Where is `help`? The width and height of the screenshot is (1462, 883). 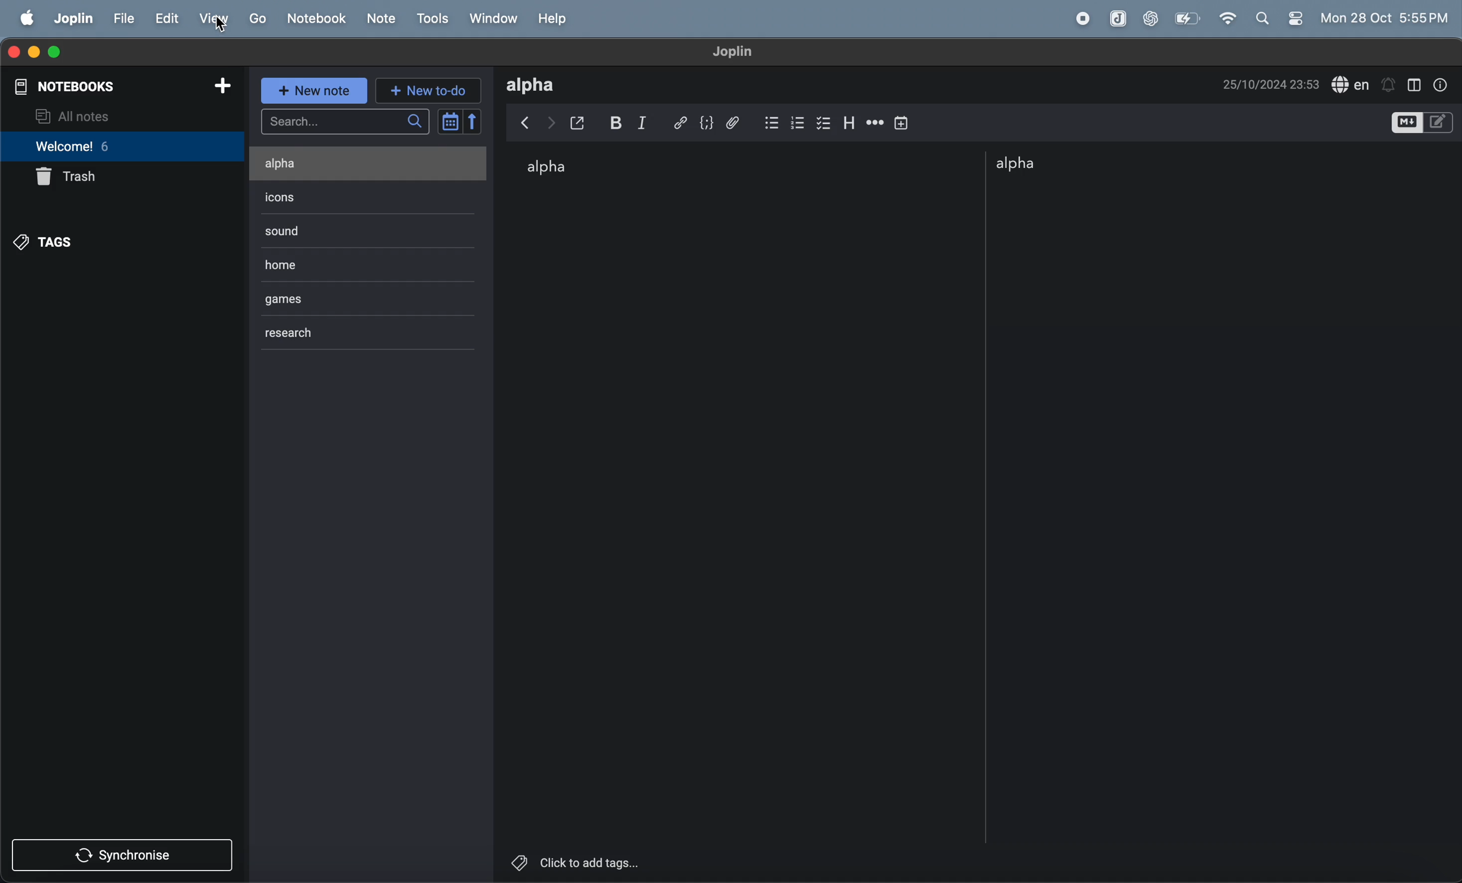 help is located at coordinates (556, 18).